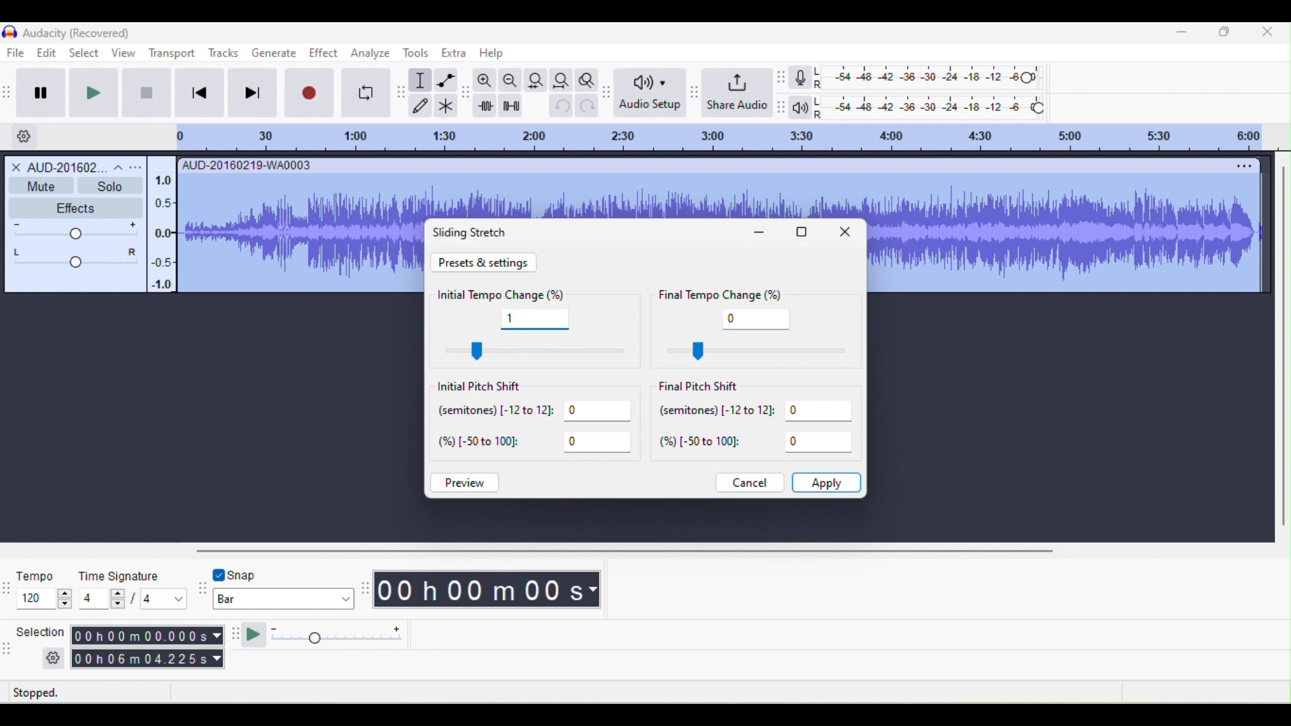  I want to click on multi tool, so click(446, 106).